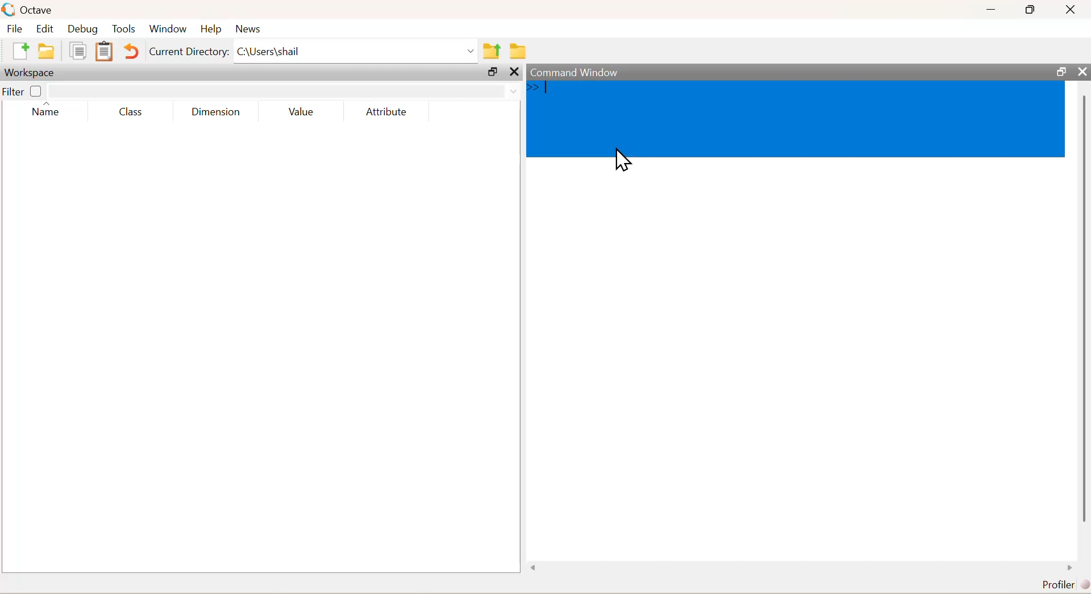 The height and width of the screenshot is (594, 1091). Describe the element at coordinates (1062, 72) in the screenshot. I see `open in separate window` at that location.